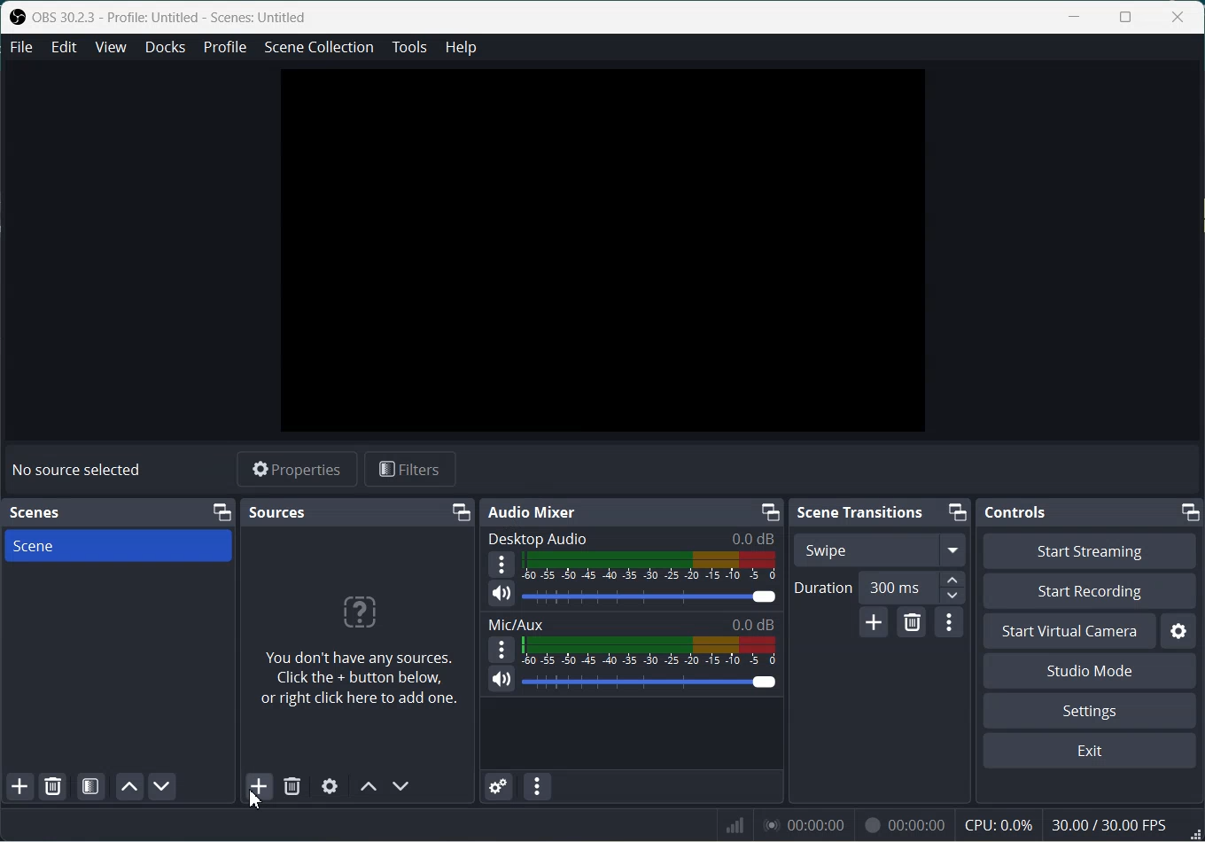 The width and height of the screenshot is (1205, 842). Describe the element at coordinates (806, 823) in the screenshot. I see `00:00:00` at that location.